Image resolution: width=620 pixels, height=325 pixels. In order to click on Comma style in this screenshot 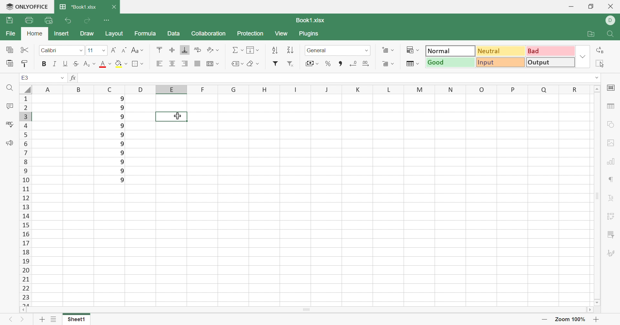, I will do `click(340, 63)`.